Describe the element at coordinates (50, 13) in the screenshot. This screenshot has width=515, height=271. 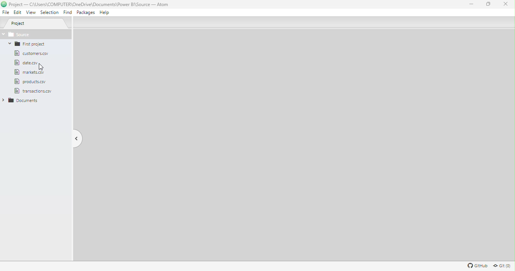
I see `Selection` at that location.